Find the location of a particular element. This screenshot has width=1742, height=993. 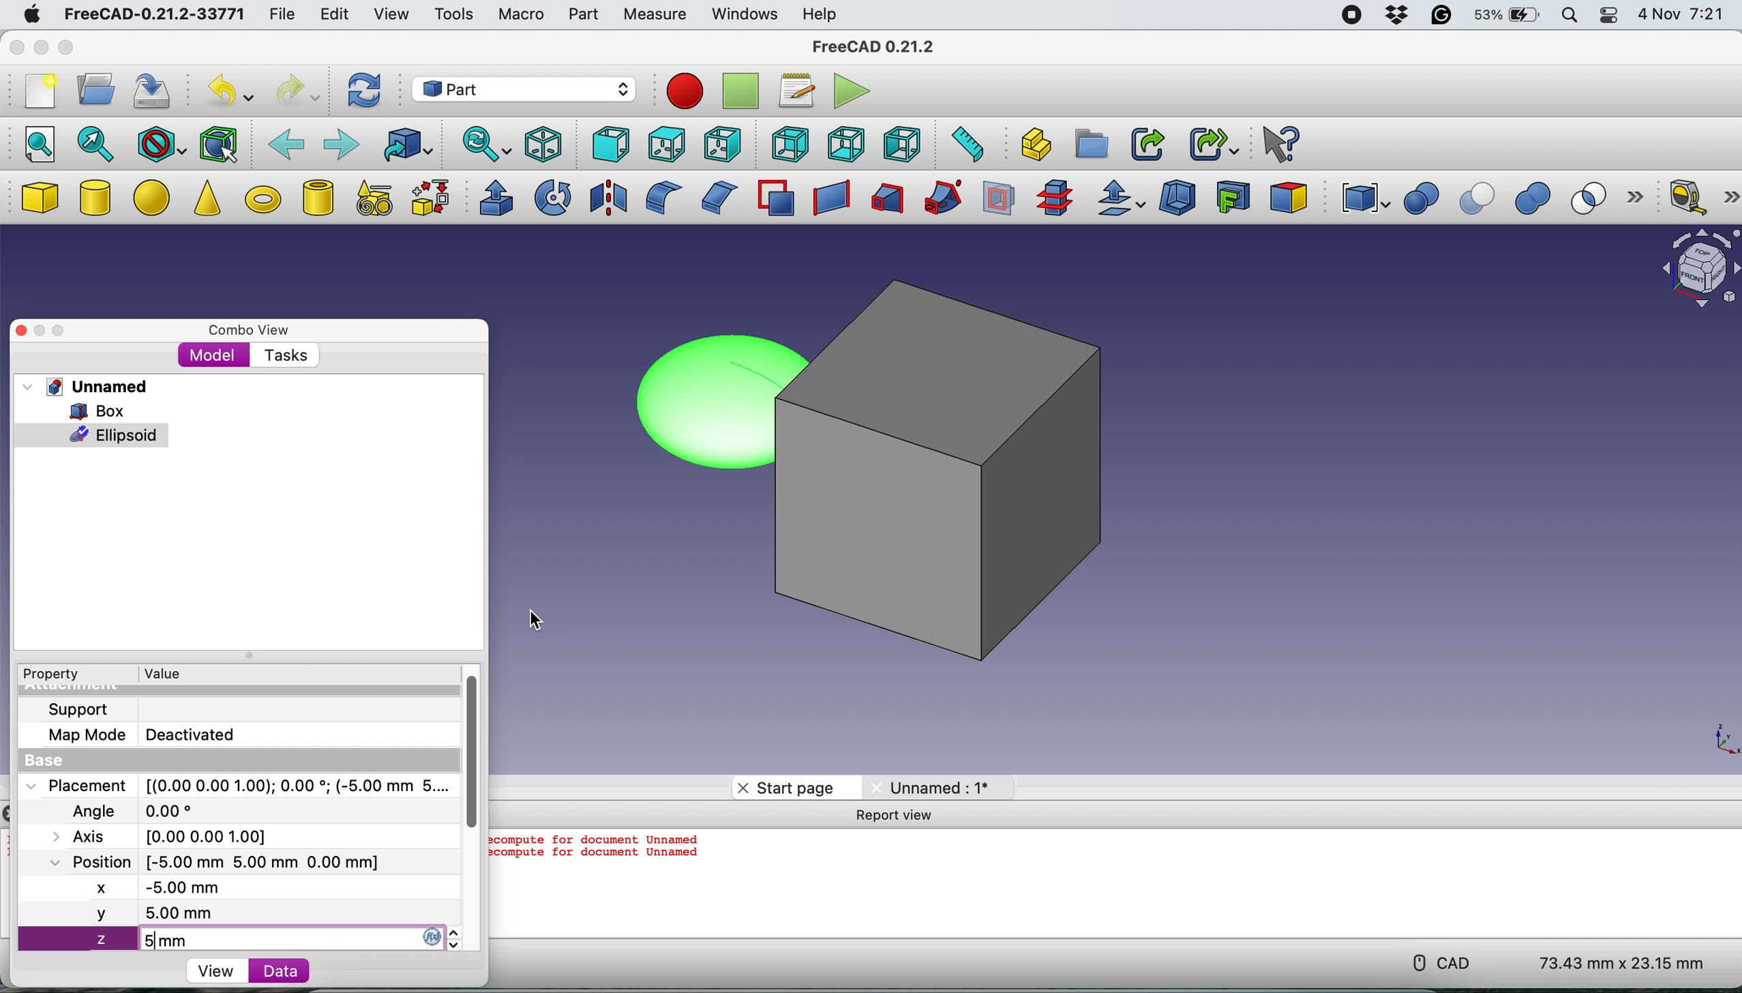

What's this? is located at coordinates (1278, 143).